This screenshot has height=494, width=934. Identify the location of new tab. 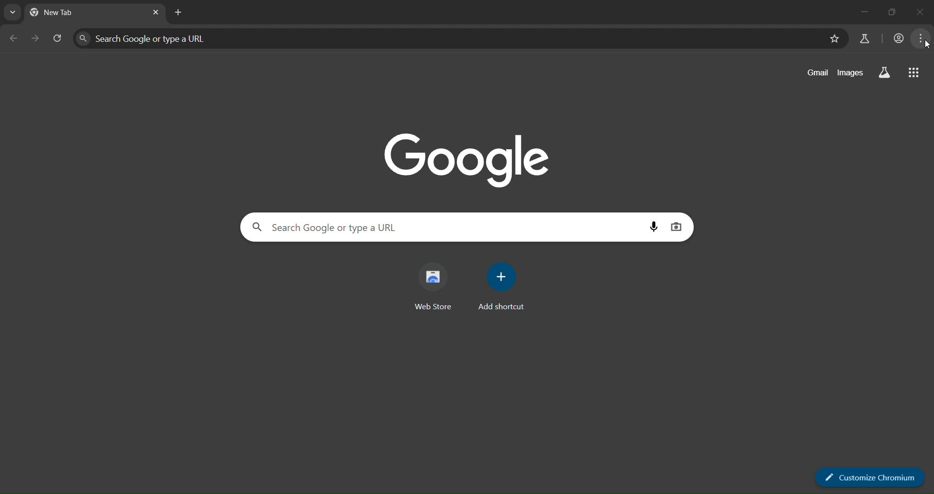
(178, 13).